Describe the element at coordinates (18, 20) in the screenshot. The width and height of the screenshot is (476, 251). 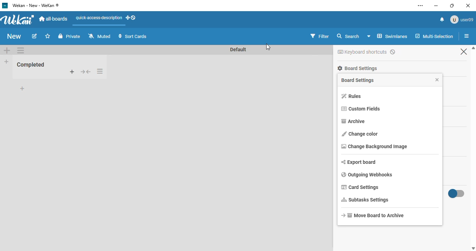
I see `wekan` at that location.